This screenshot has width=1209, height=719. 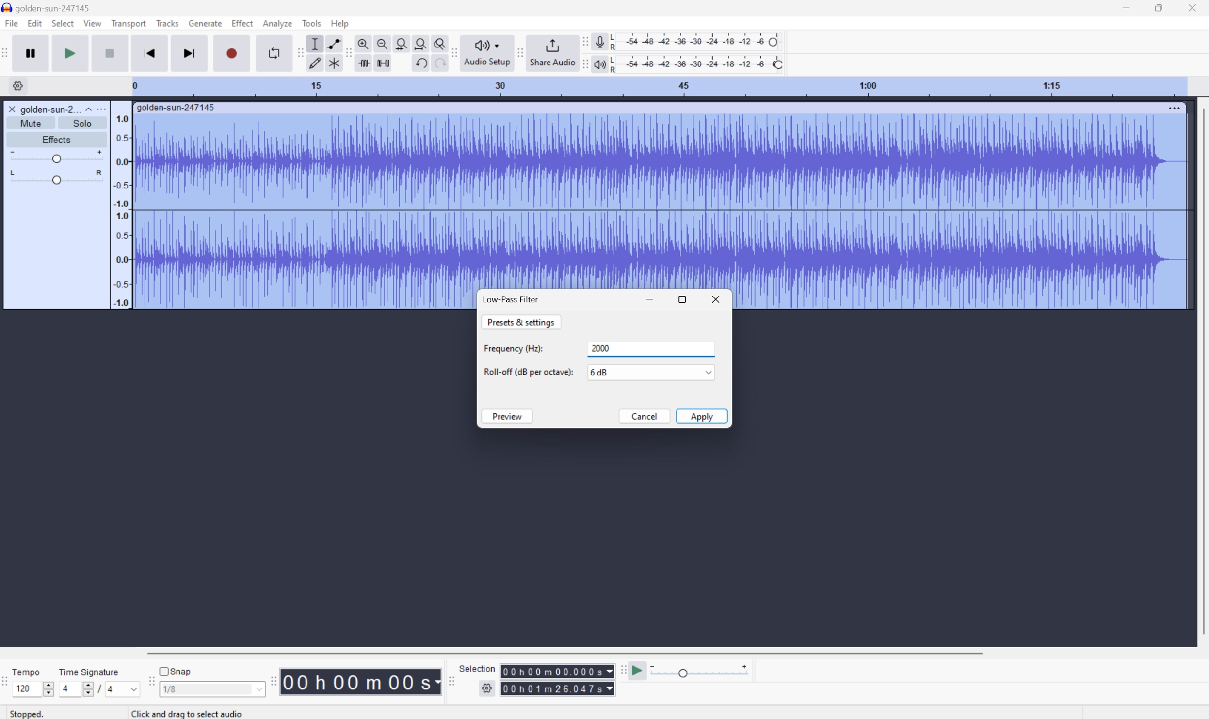 I want to click on Scroll Bar, so click(x=564, y=652).